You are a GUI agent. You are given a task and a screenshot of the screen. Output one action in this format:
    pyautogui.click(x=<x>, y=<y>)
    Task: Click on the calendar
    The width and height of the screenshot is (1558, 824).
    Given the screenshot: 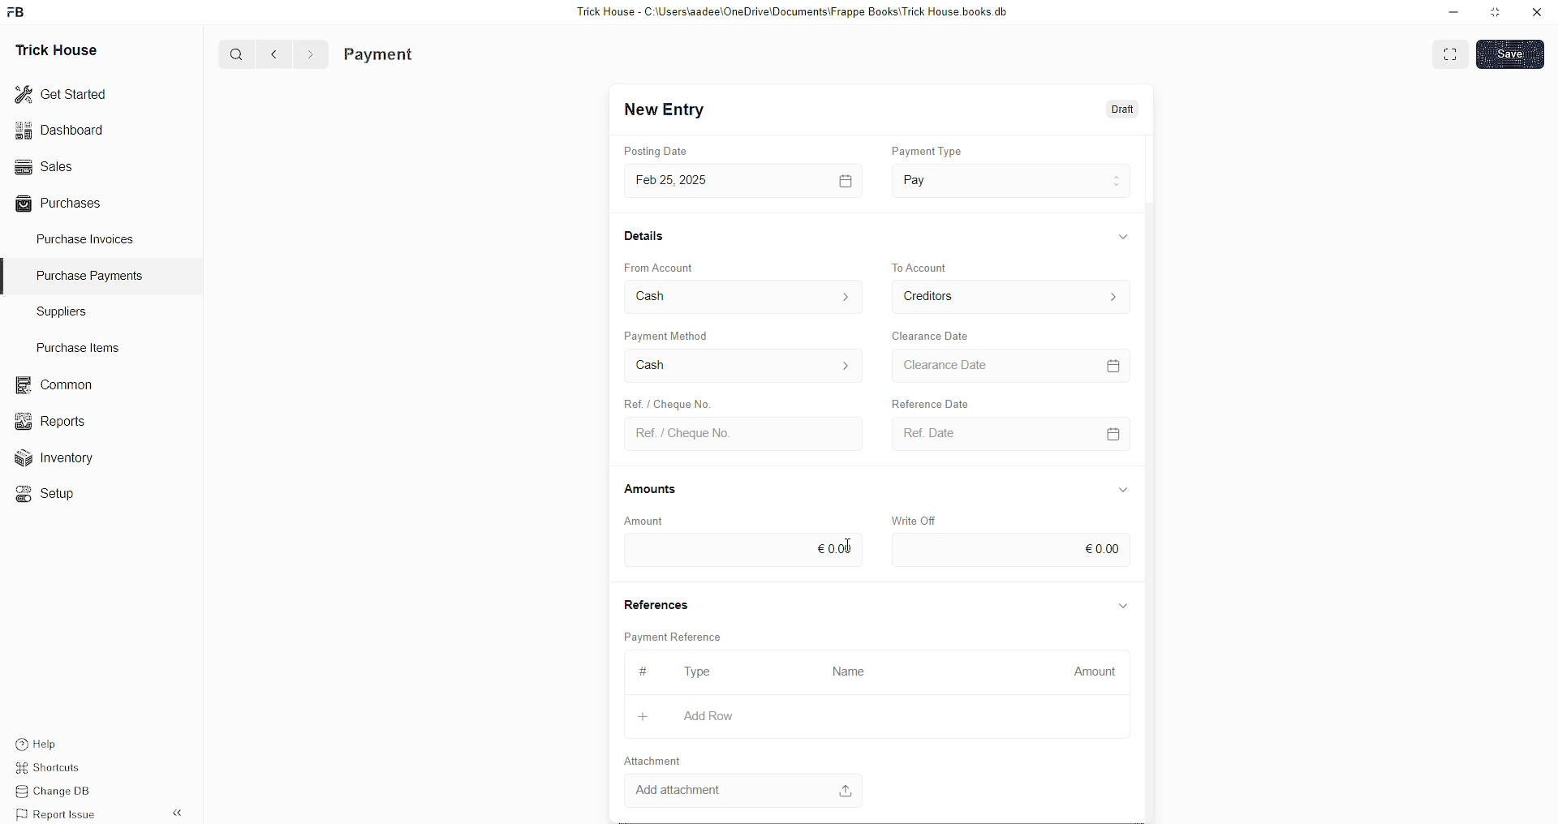 What is the action you would take?
    pyautogui.click(x=1110, y=436)
    